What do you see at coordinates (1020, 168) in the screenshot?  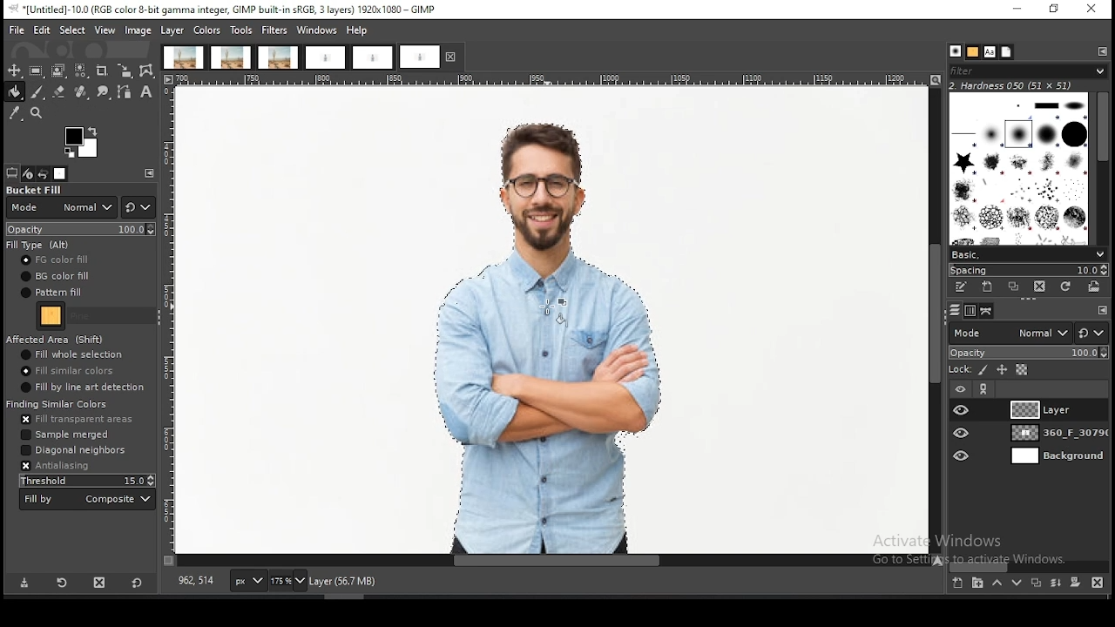 I see `brushes` at bounding box center [1020, 168].